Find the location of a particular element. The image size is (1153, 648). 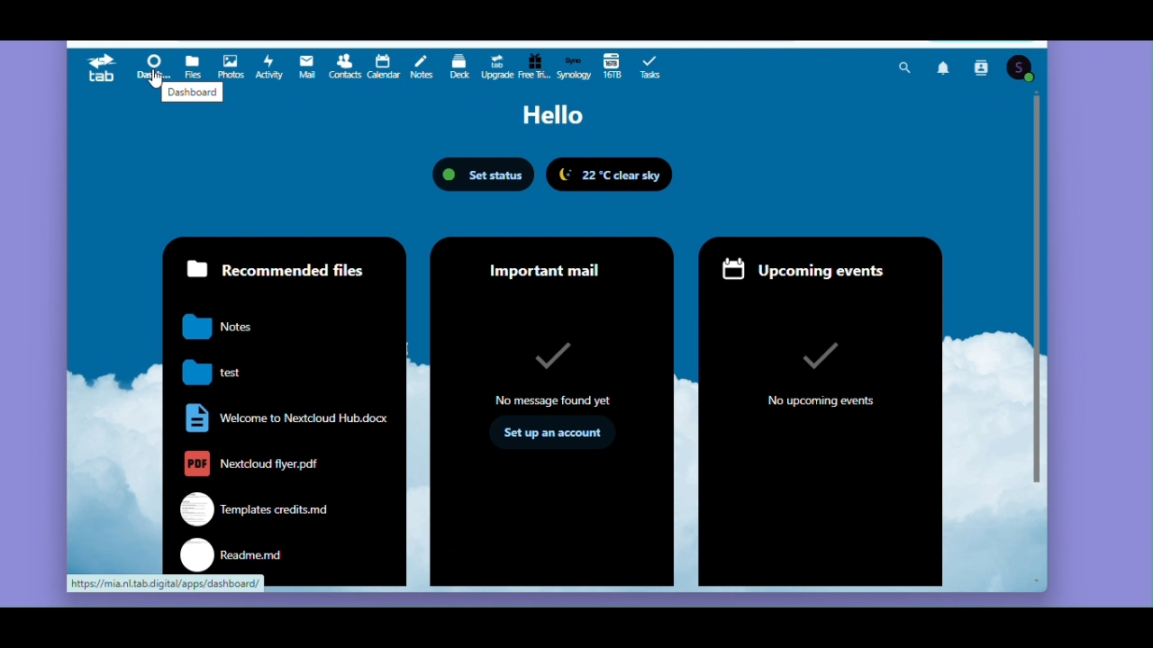

Important mail  is located at coordinates (552, 411).